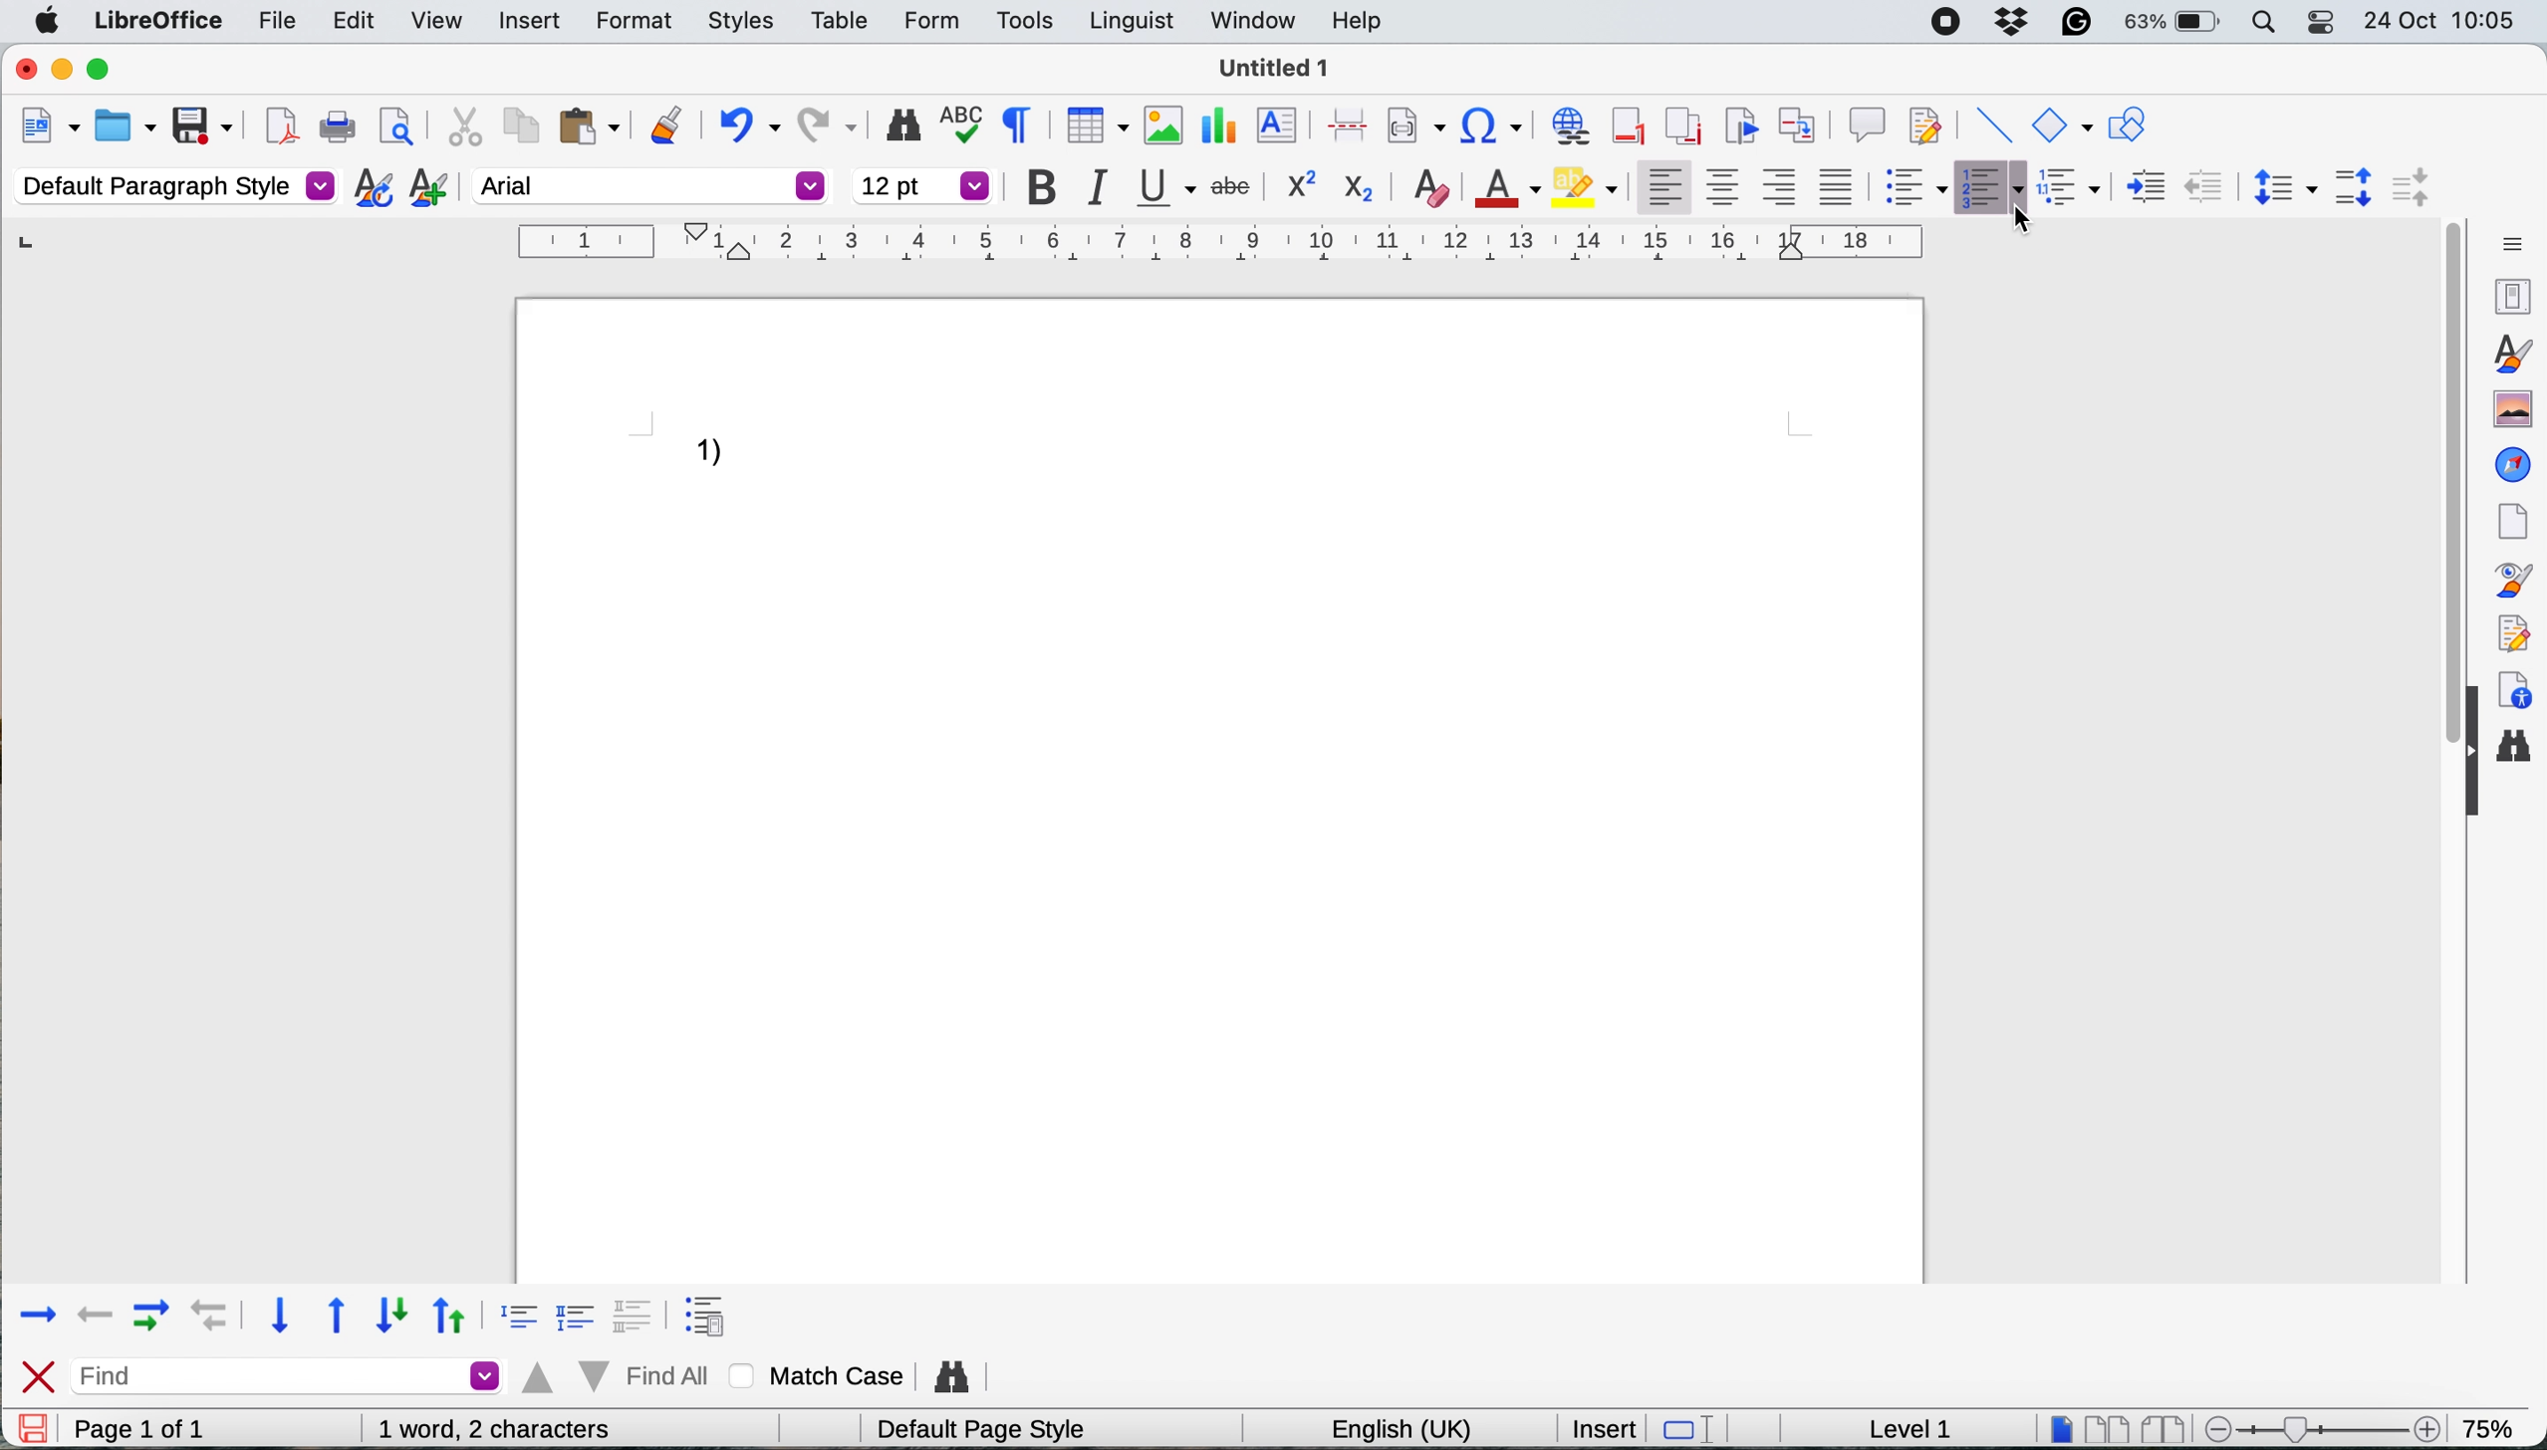 Image resolution: width=2547 pixels, height=1450 pixels. I want to click on file, so click(278, 25).